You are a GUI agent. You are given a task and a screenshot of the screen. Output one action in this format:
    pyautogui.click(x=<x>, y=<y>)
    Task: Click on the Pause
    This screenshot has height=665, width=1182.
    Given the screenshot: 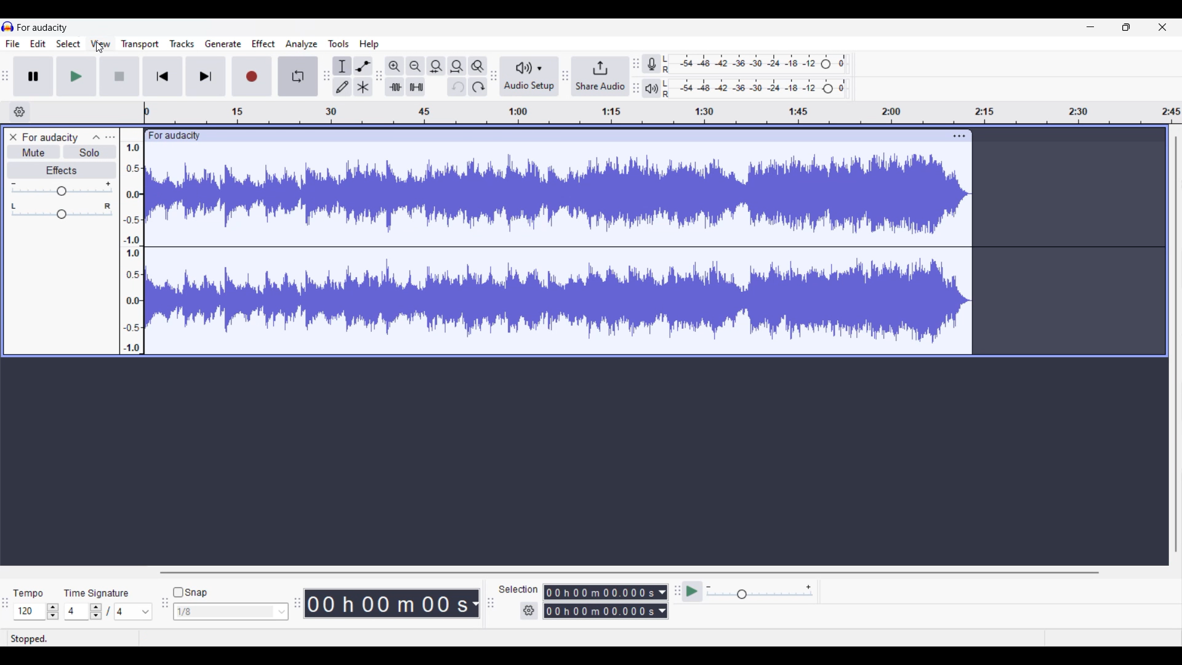 What is the action you would take?
    pyautogui.click(x=33, y=76)
    